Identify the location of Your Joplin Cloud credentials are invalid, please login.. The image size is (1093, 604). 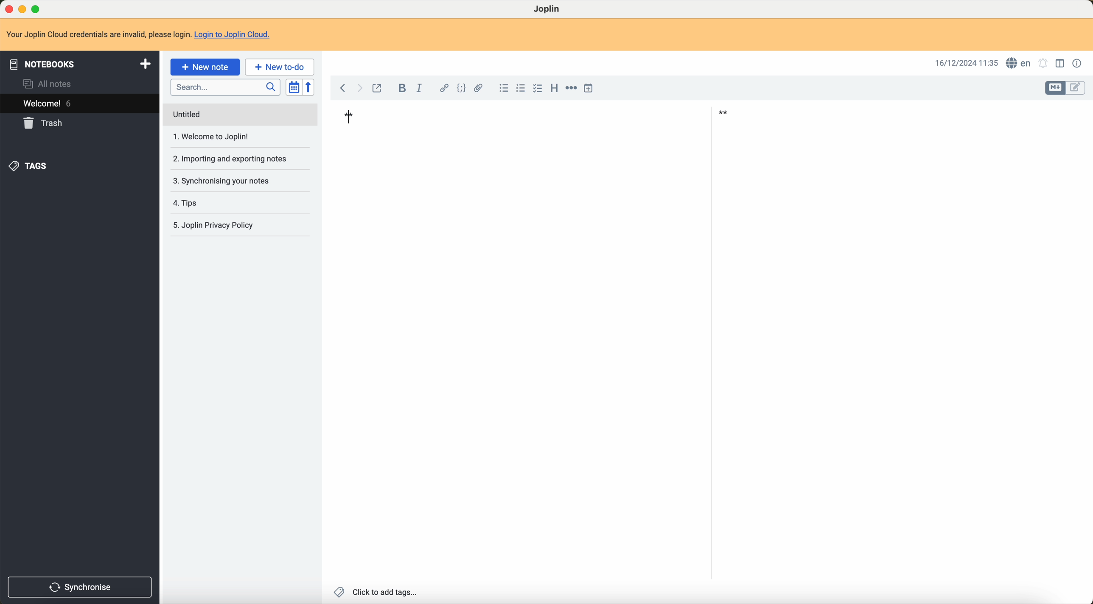
(98, 34).